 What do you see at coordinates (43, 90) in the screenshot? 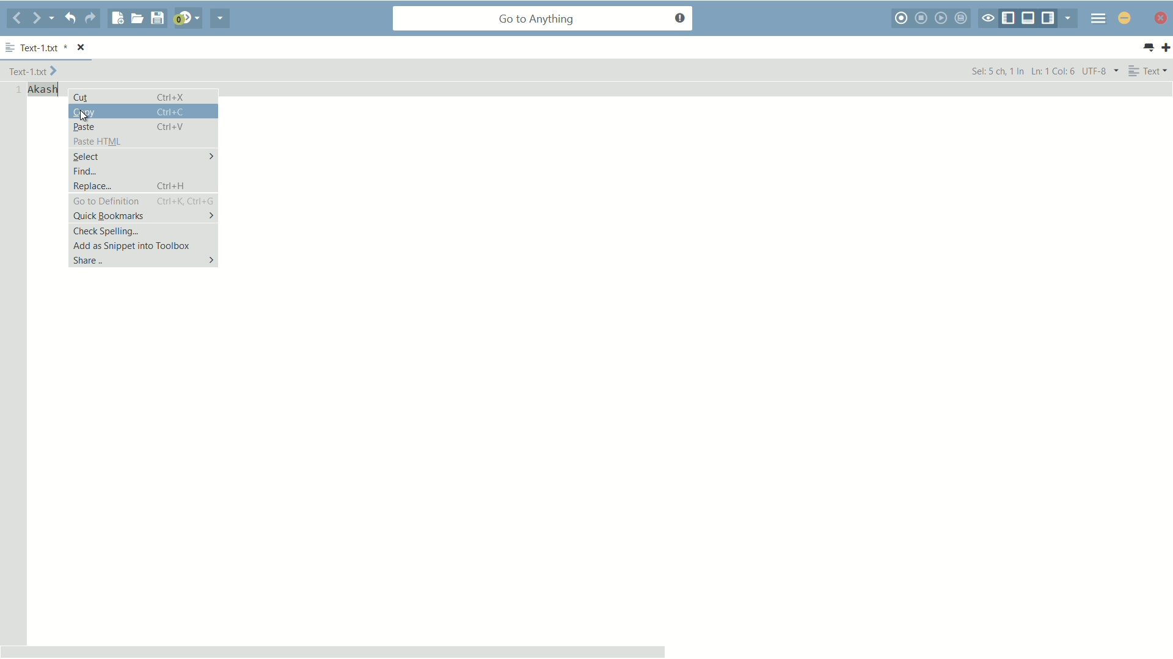
I see `Akash` at bounding box center [43, 90].